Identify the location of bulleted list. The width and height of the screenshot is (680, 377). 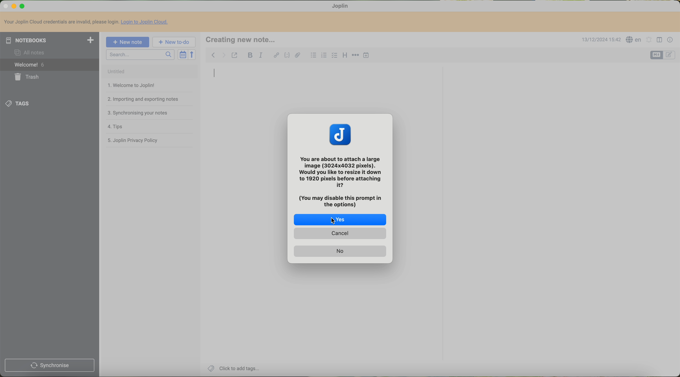
(314, 55).